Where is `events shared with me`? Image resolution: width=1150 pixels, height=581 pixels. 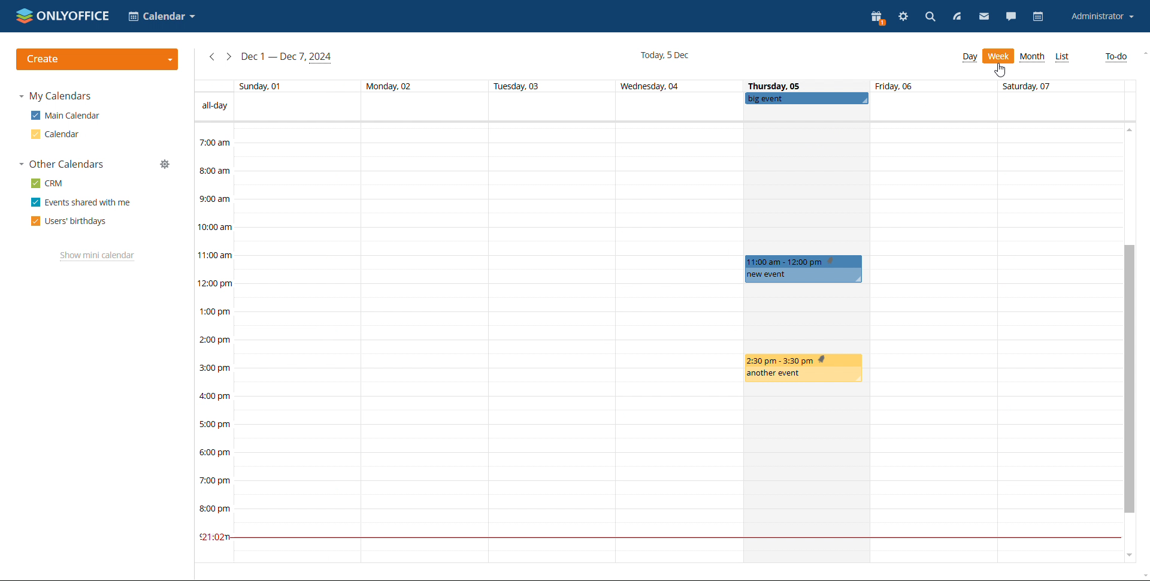
events shared with me is located at coordinates (81, 202).